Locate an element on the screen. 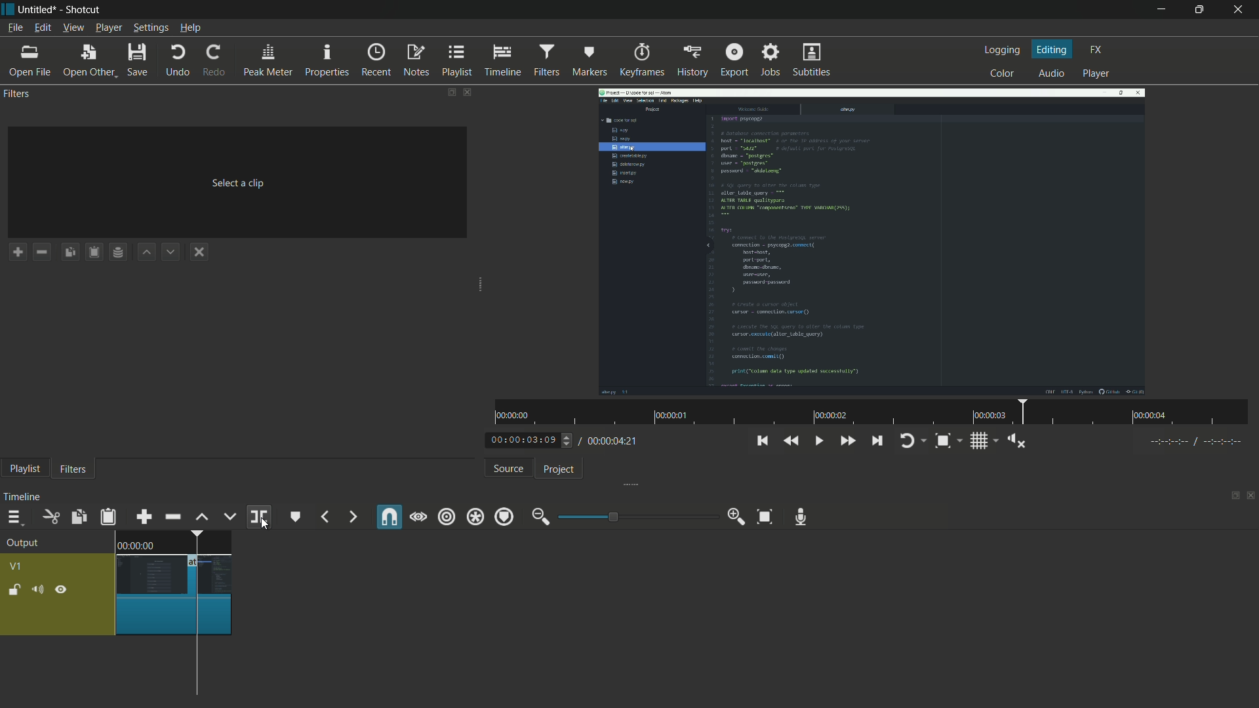 Image resolution: width=1259 pixels, height=708 pixels. overwrite is located at coordinates (231, 515).